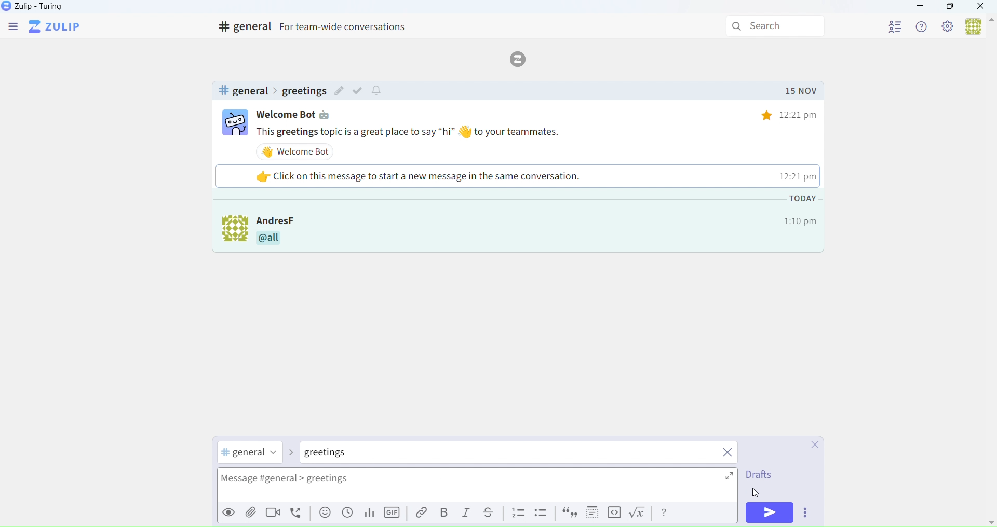 This screenshot has height=527, width=997. I want to click on Spoiler, so click(589, 512).